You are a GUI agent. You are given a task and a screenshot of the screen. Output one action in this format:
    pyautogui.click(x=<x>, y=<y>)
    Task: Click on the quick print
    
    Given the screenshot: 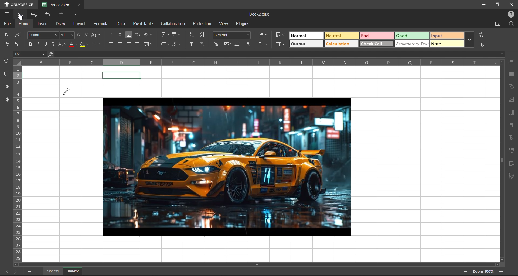 What is the action you would take?
    pyautogui.click(x=35, y=15)
    